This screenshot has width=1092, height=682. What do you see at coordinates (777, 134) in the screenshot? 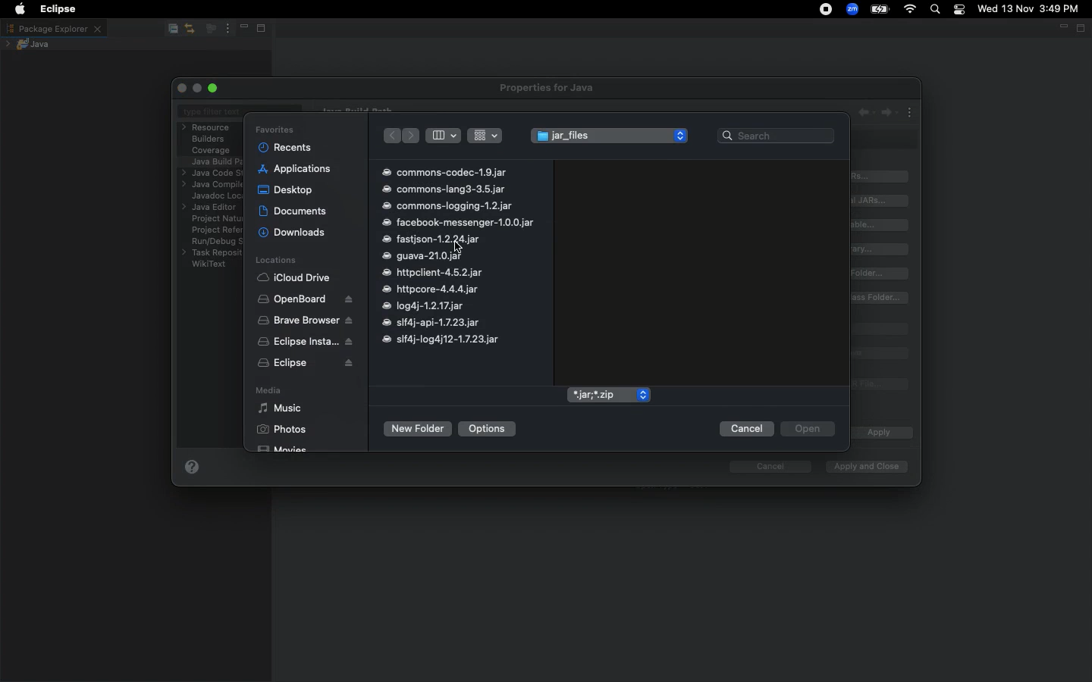
I see `Search` at bounding box center [777, 134].